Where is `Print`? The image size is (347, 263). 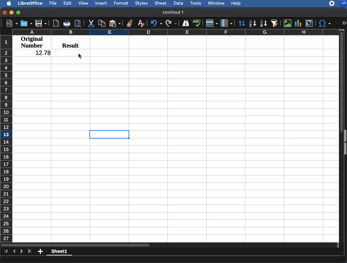 Print is located at coordinates (66, 24).